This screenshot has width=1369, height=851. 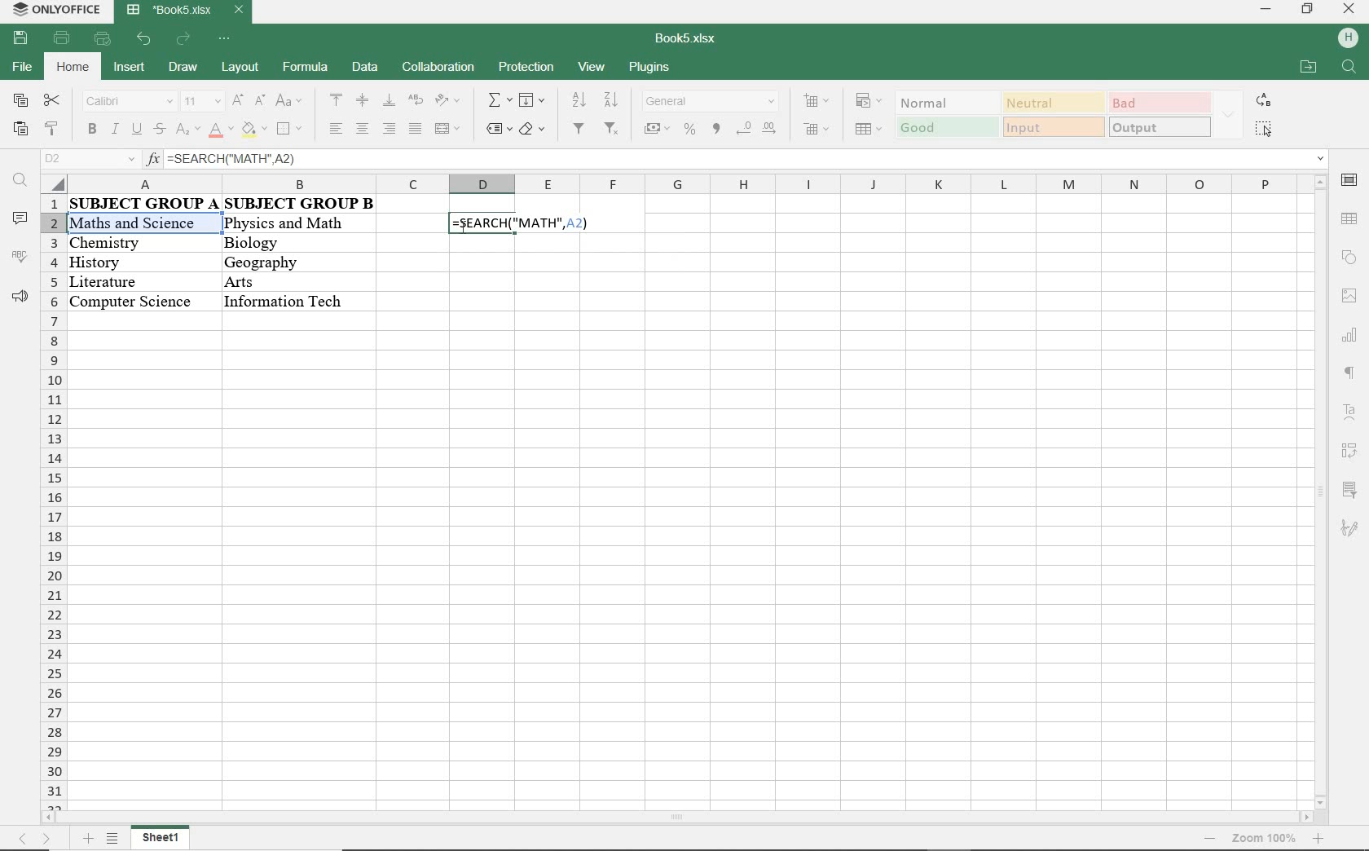 What do you see at coordinates (279, 281) in the screenshot?
I see `arts` at bounding box center [279, 281].